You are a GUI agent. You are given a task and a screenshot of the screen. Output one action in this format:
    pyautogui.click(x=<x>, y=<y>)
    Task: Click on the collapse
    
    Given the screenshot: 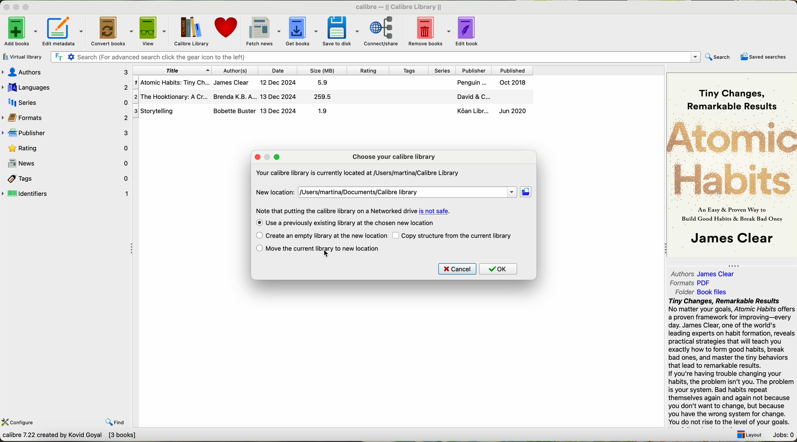 What is the action you would take?
    pyautogui.click(x=663, y=249)
    